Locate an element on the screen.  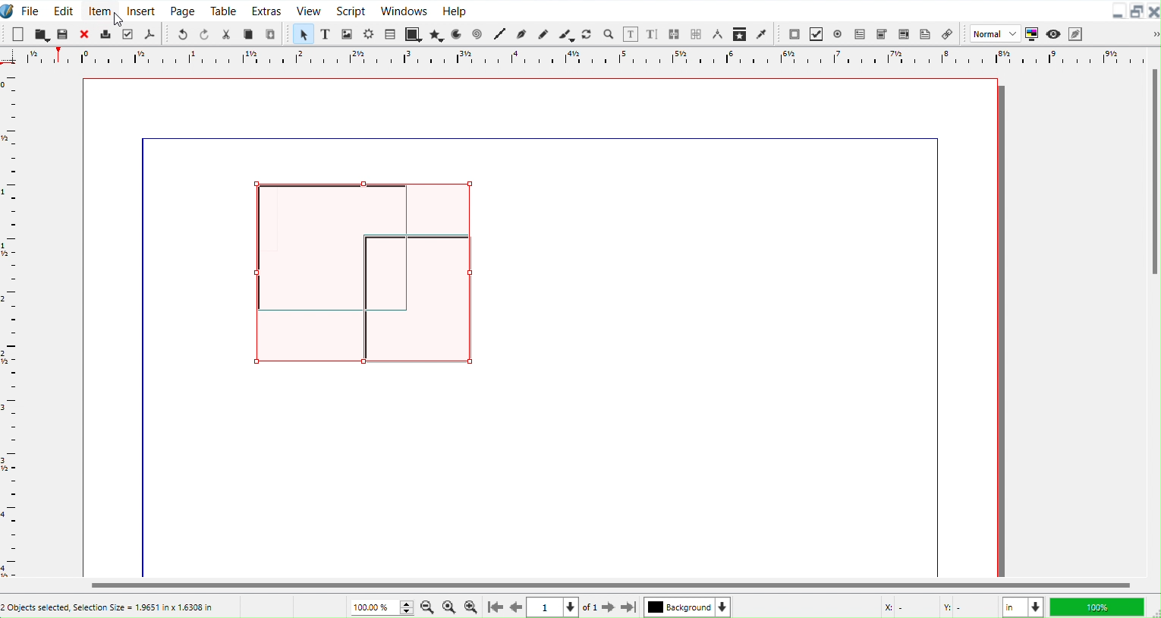
Minimize is located at coordinates (1119, 10).